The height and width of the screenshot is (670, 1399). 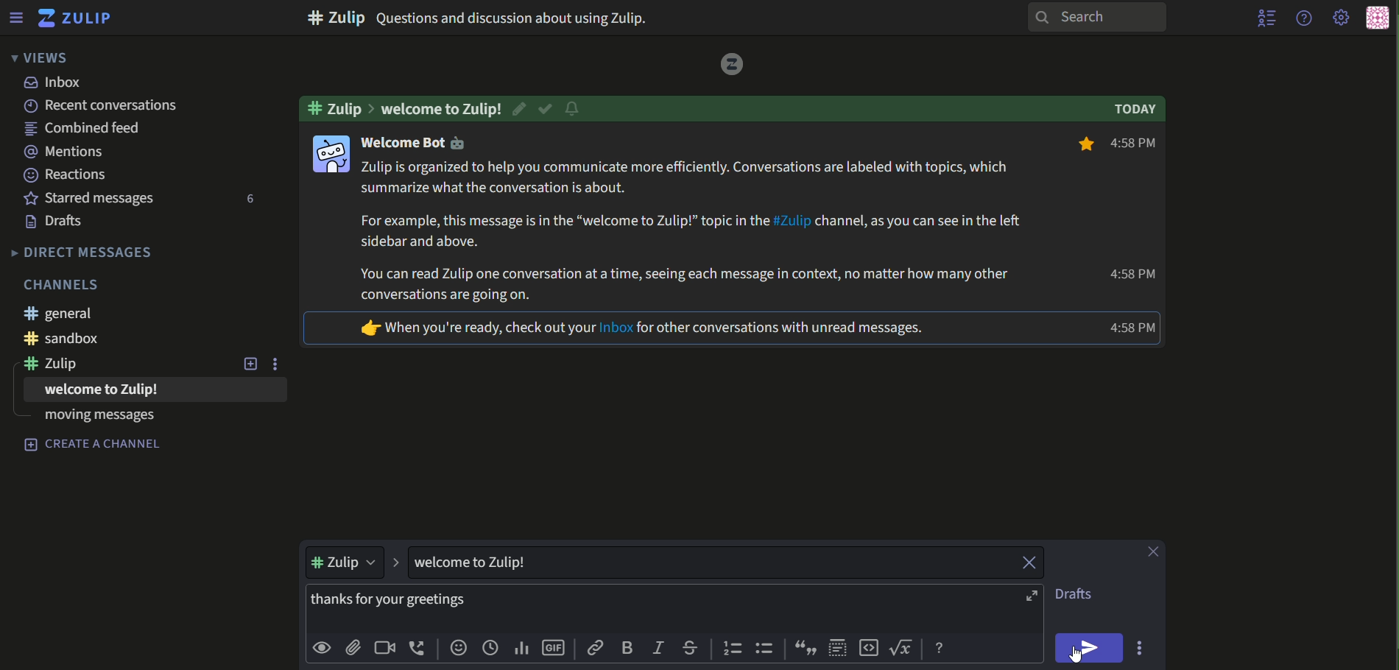 What do you see at coordinates (1082, 146) in the screenshot?
I see `bookmark` at bounding box center [1082, 146].